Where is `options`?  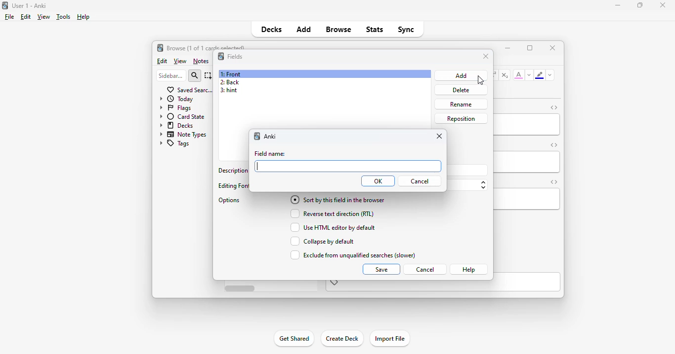
options is located at coordinates (230, 201).